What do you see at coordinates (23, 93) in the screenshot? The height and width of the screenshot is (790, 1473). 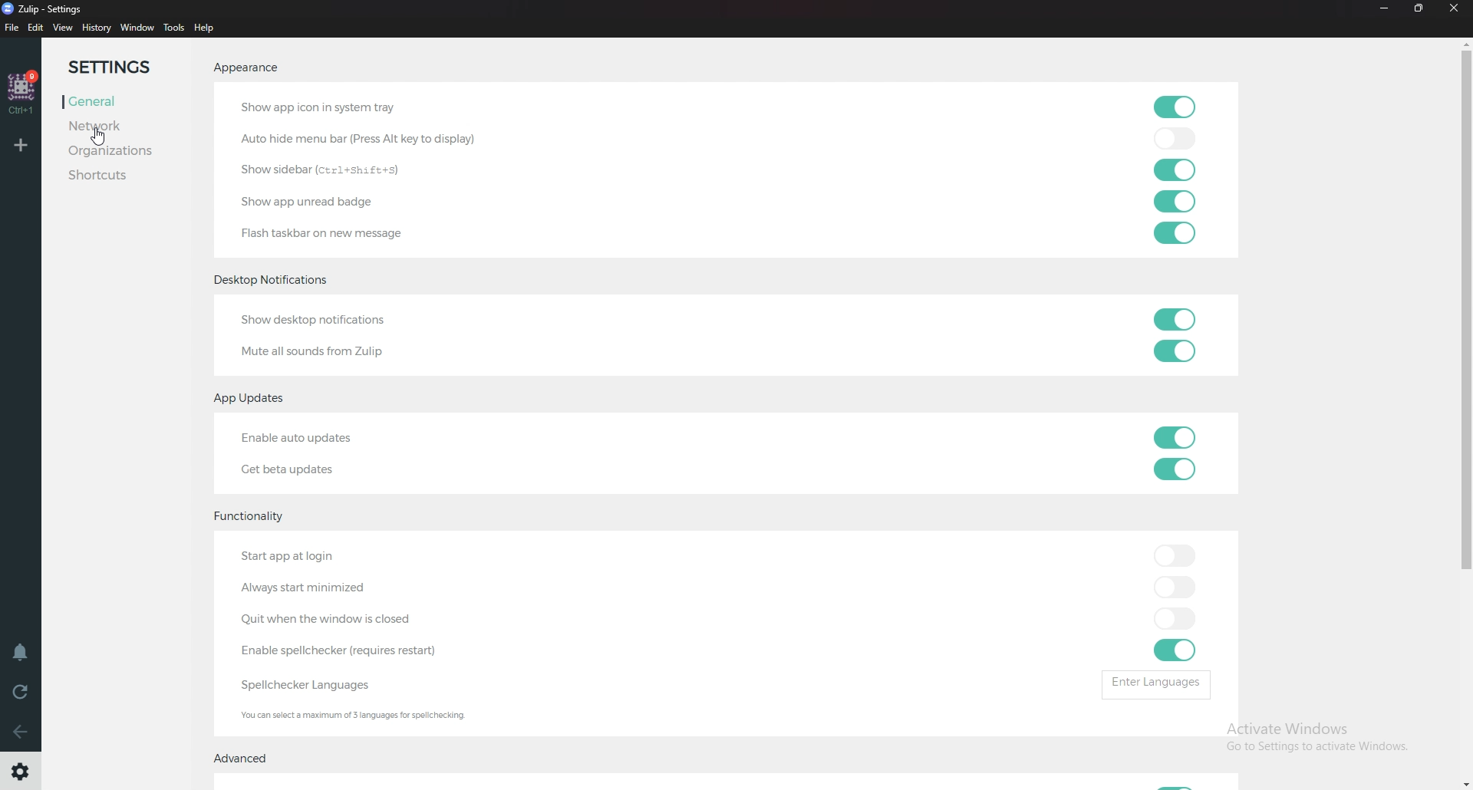 I see `Home` at bounding box center [23, 93].